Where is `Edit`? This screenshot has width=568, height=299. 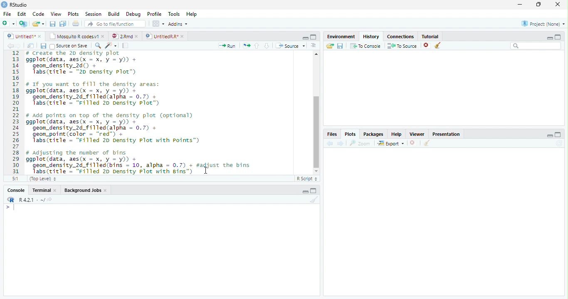 Edit is located at coordinates (22, 14).